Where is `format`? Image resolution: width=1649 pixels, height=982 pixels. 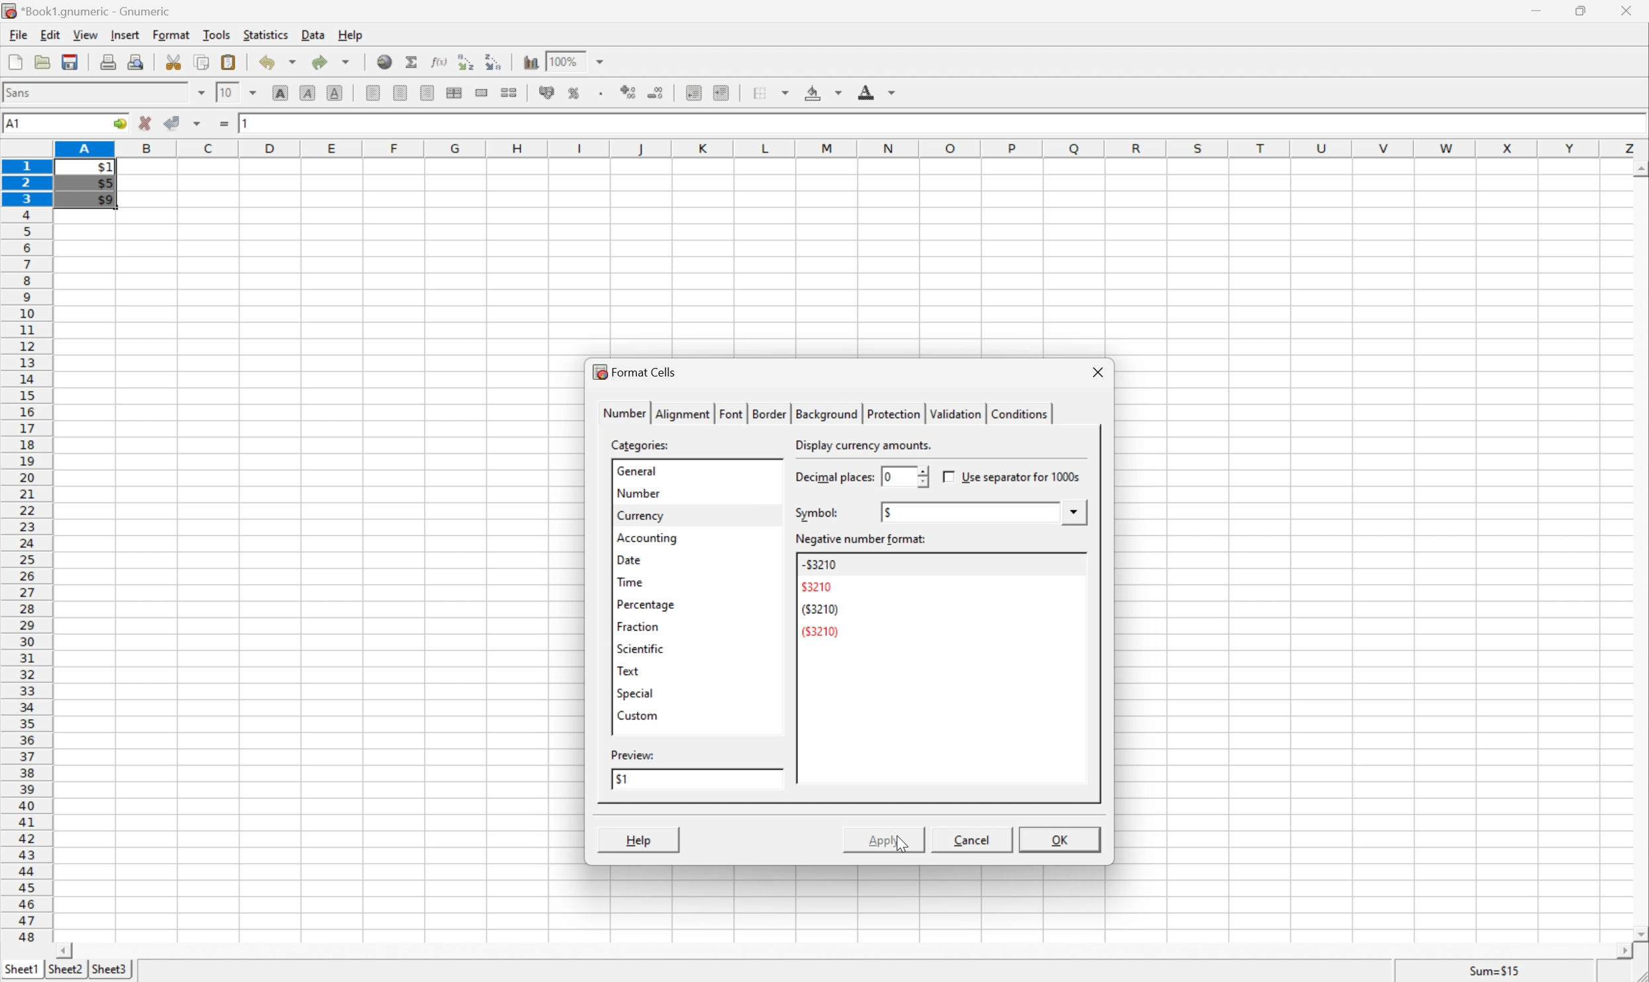
format is located at coordinates (174, 34).